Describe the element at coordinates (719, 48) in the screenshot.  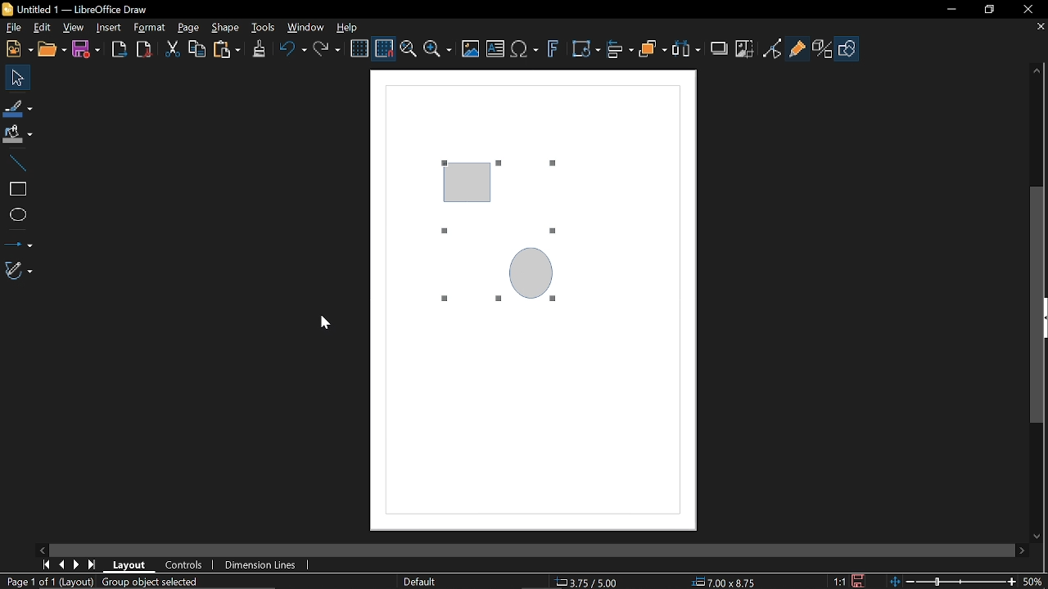
I see `Shadow` at that location.